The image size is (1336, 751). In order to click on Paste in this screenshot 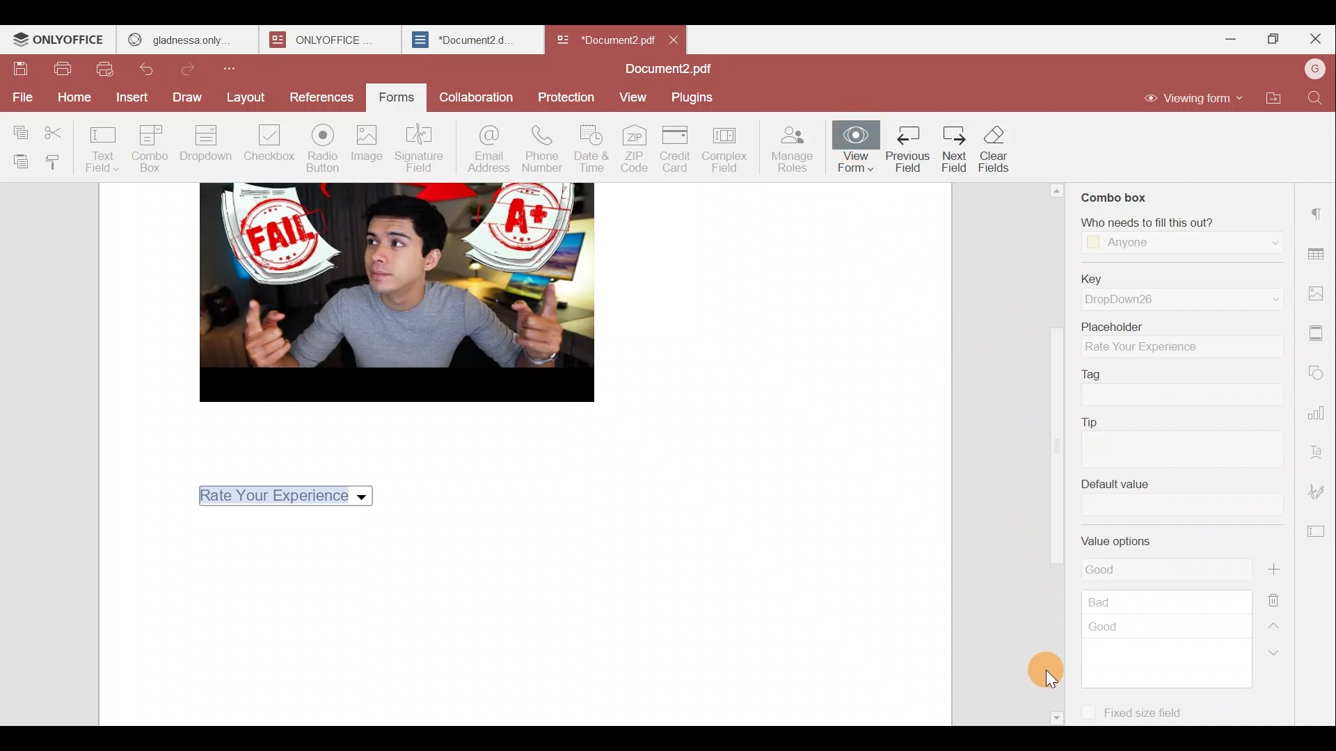, I will do `click(18, 161)`.